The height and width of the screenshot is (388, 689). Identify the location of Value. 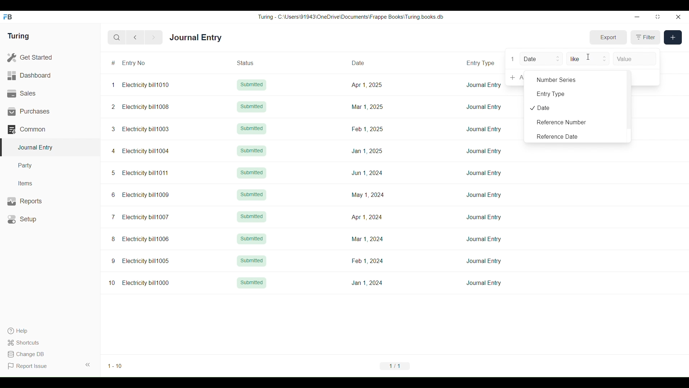
(635, 59).